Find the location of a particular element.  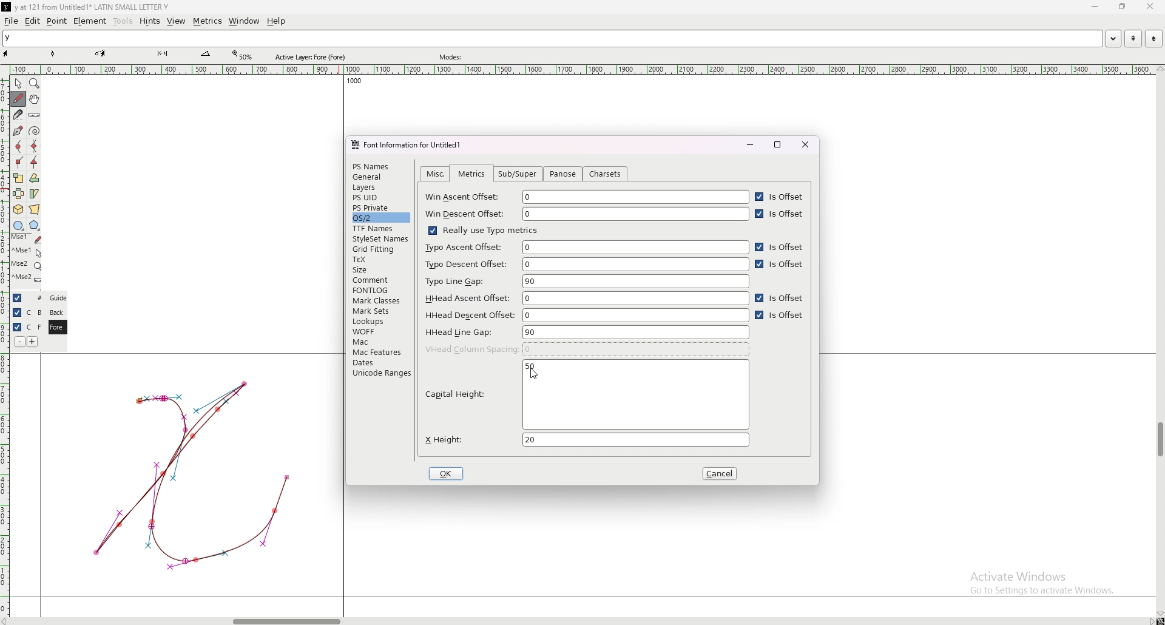

point tool is located at coordinates (53, 53).